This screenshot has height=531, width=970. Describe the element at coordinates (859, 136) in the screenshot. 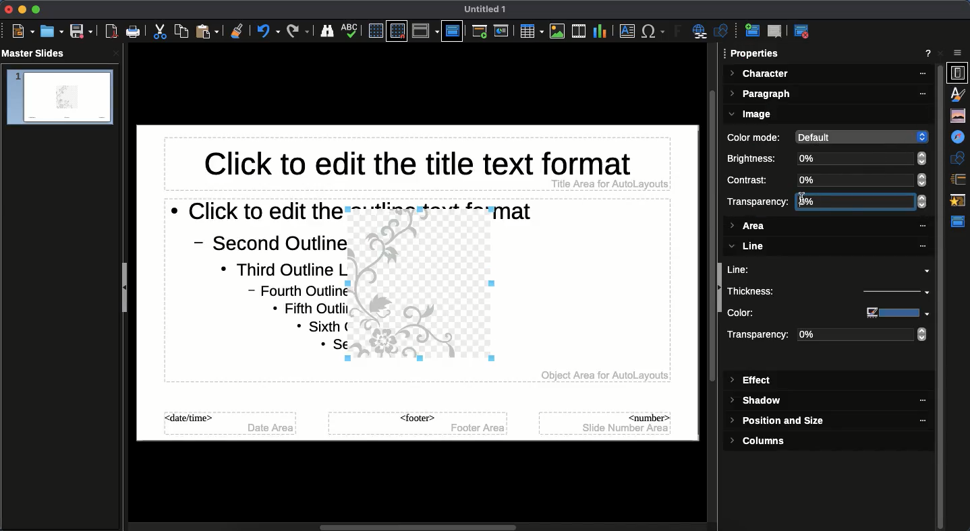

I see `default` at that location.